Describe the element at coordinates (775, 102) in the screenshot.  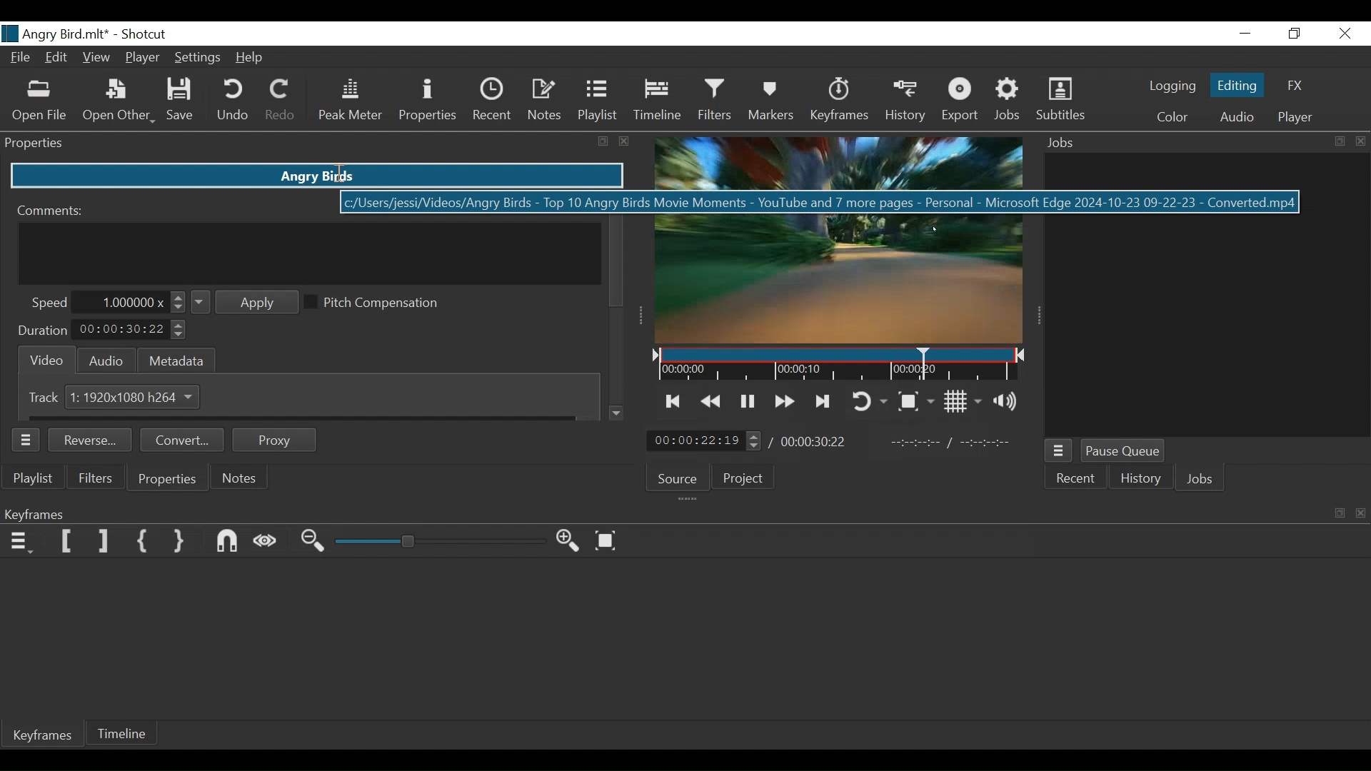
I see `Markers` at that location.